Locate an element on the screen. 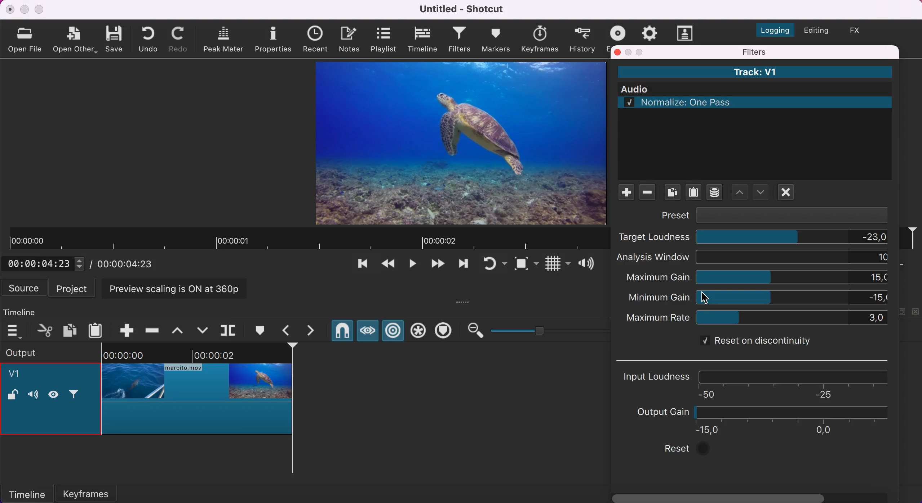  timeline is located at coordinates (424, 40).